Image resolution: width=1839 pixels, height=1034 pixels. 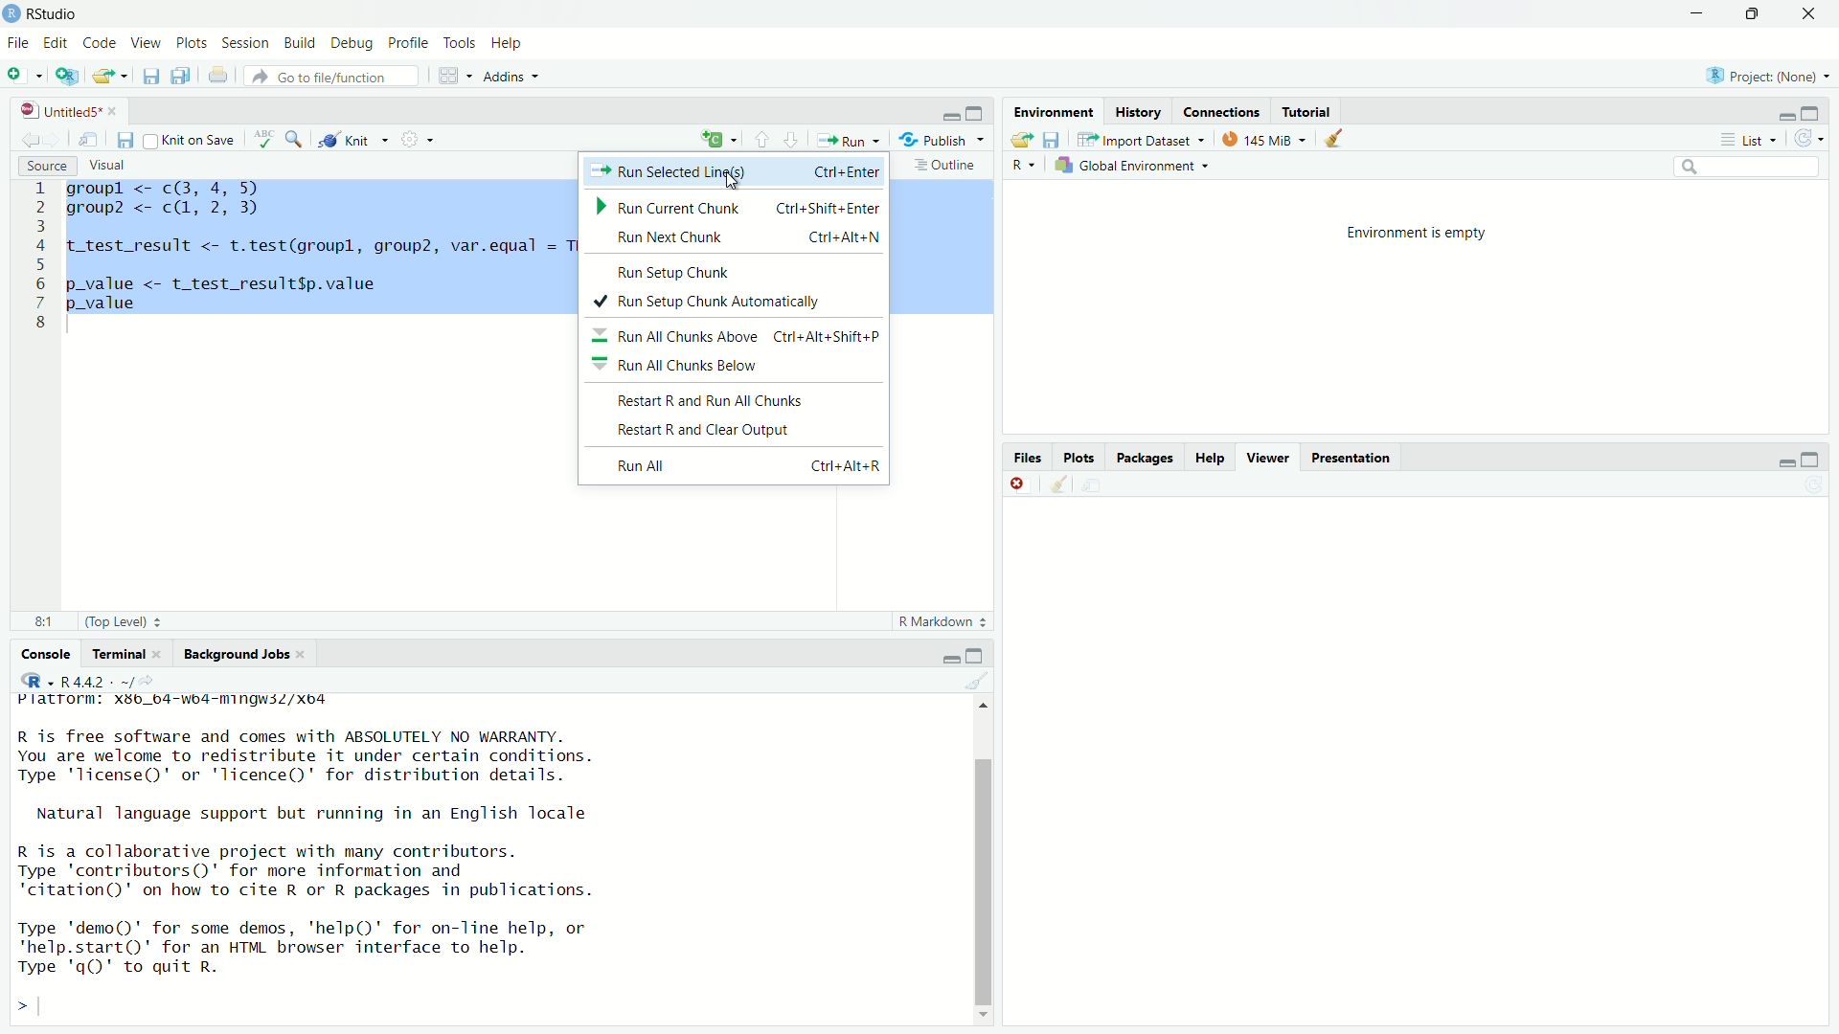 What do you see at coordinates (1742, 167) in the screenshot?
I see `search` at bounding box center [1742, 167].